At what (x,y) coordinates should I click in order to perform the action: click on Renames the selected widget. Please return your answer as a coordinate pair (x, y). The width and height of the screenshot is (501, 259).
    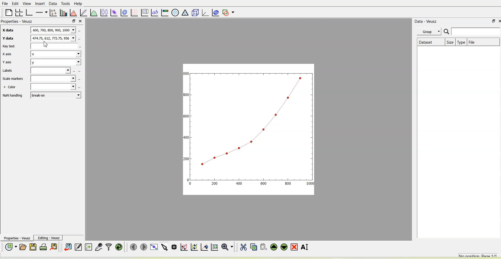
    Looking at the image, I should click on (304, 246).